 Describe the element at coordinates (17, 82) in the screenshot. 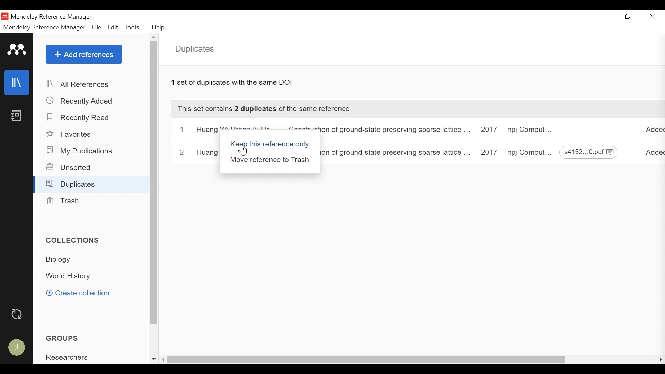

I see `Library` at that location.